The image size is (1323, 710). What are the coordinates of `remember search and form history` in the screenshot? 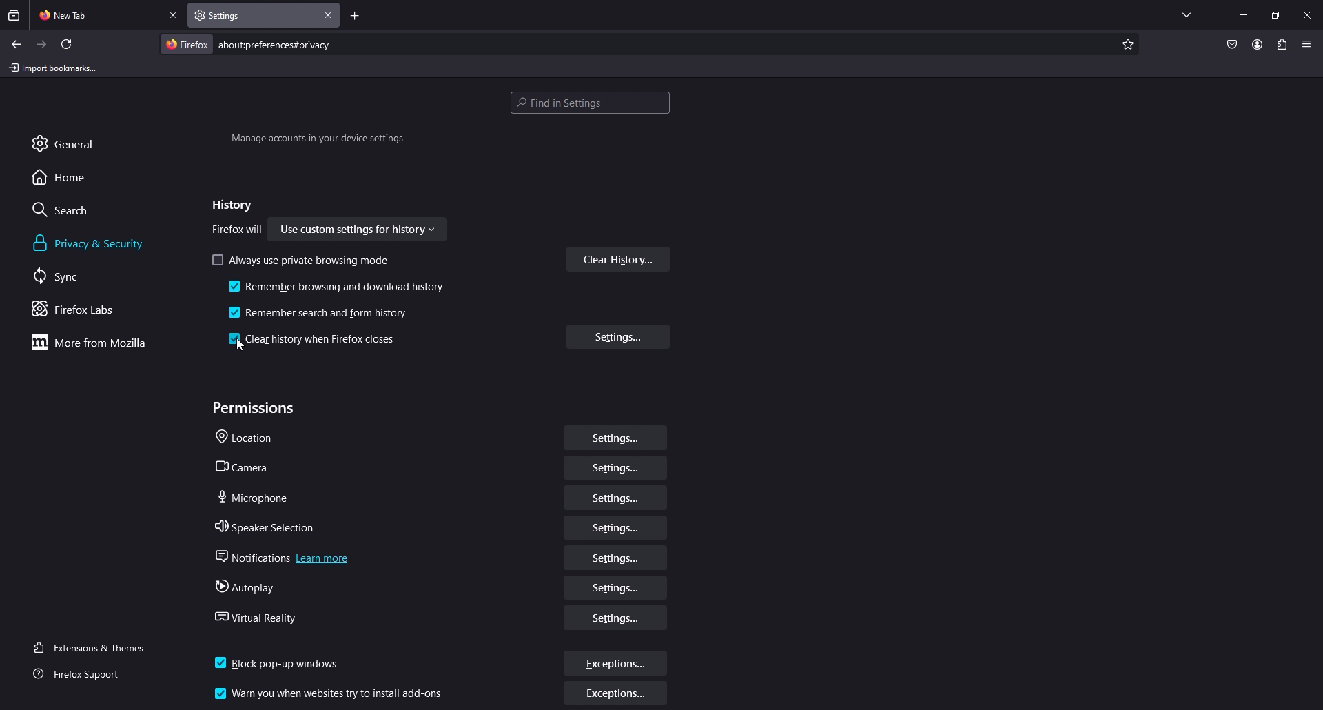 It's located at (323, 311).